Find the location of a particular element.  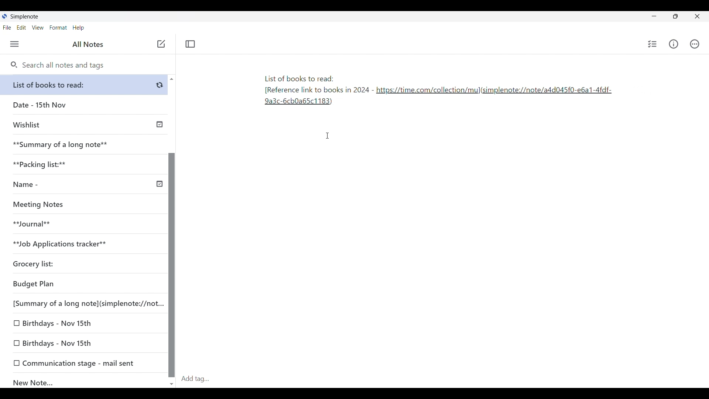

Minimize is located at coordinates (653, 16).